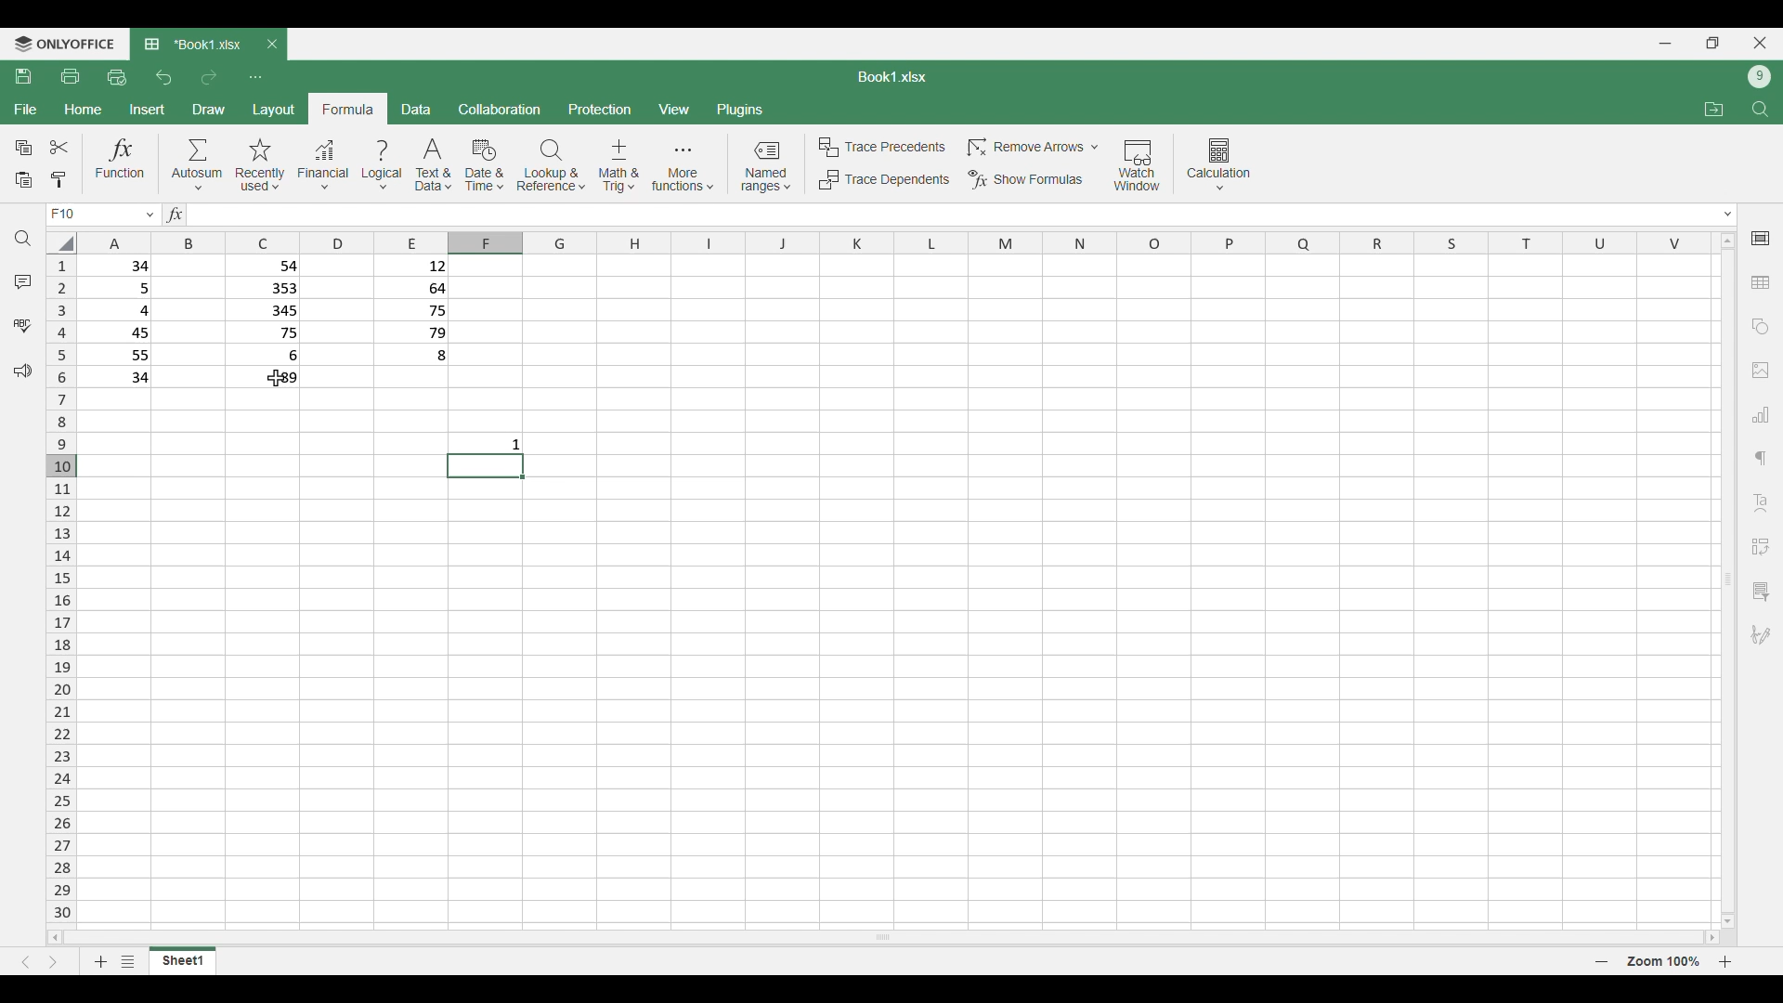 This screenshot has height=1003, width=1783. What do you see at coordinates (267, 311) in the screenshot?
I see `Filled cells` at bounding box center [267, 311].